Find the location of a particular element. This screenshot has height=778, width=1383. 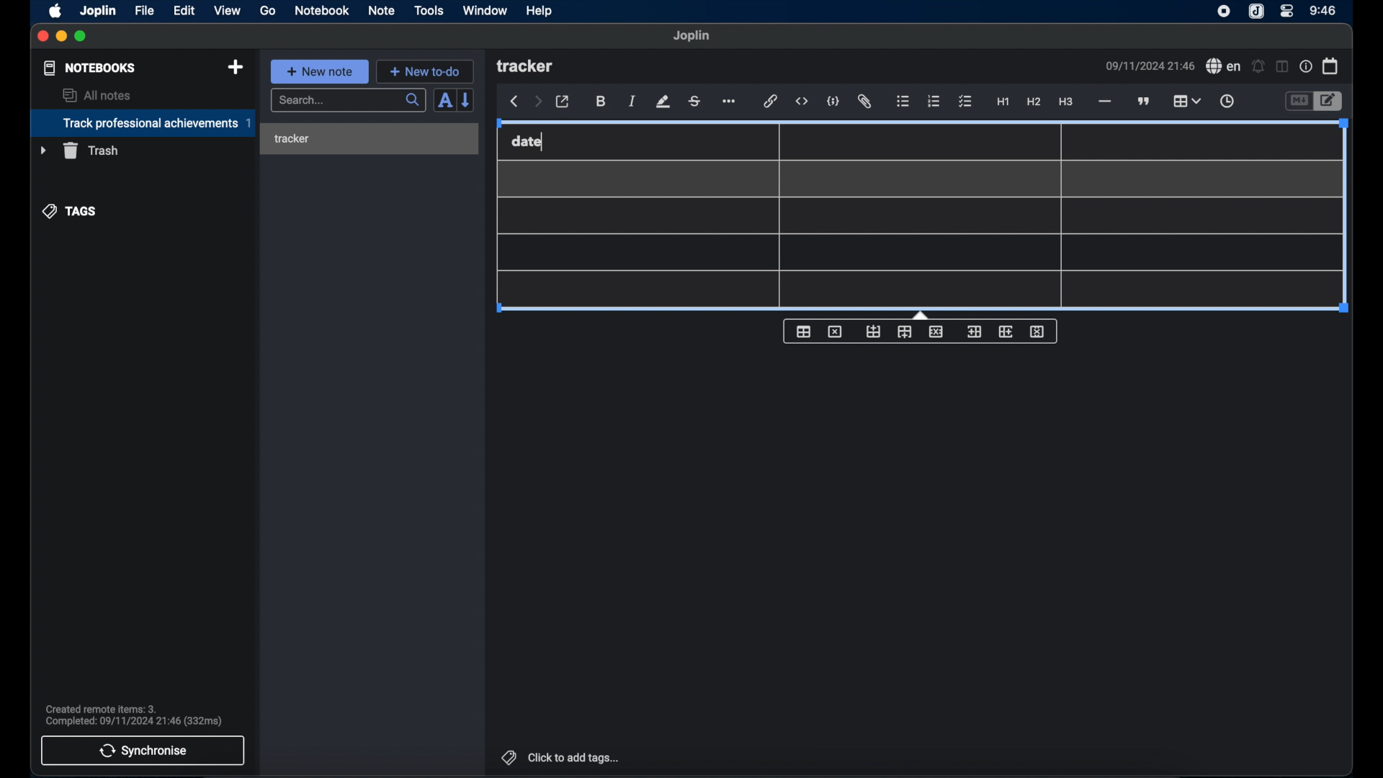

attach file is located at coordinates (866, 102).